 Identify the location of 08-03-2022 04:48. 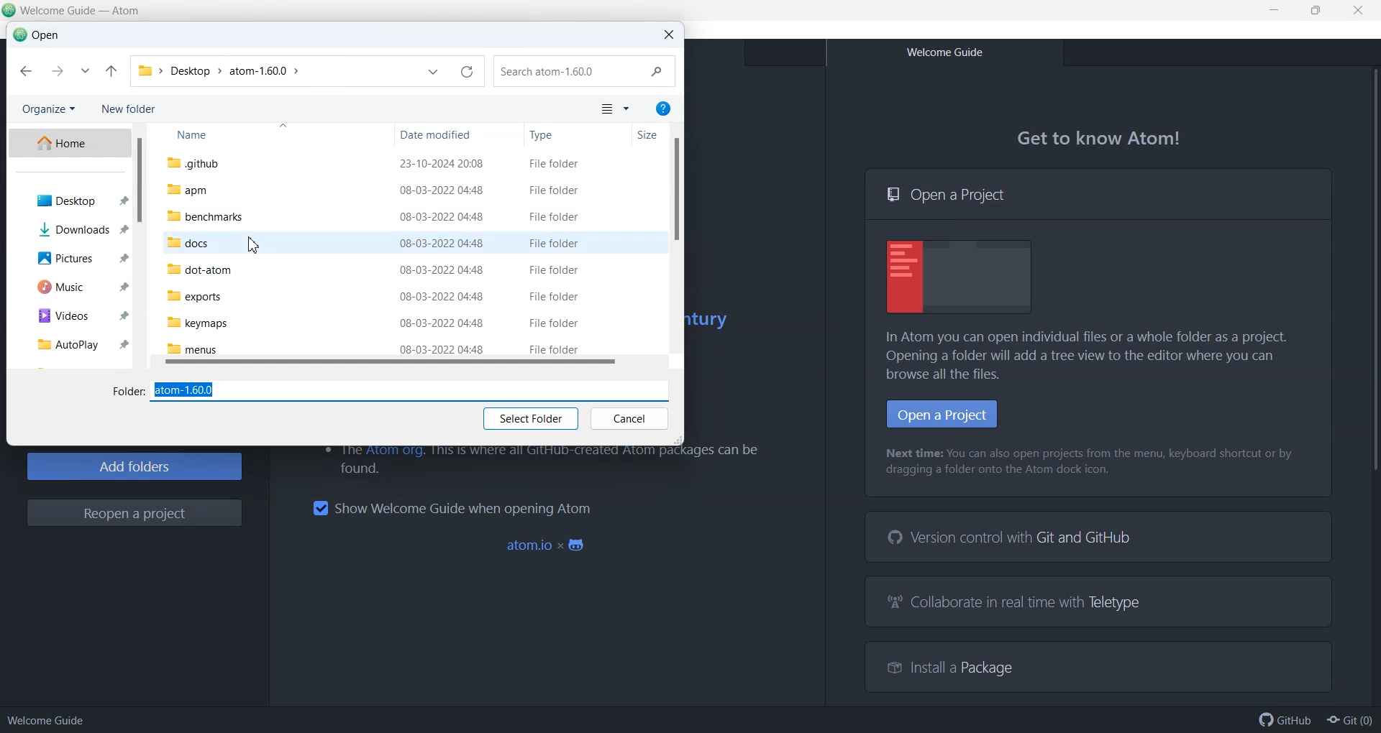
(443, 349).